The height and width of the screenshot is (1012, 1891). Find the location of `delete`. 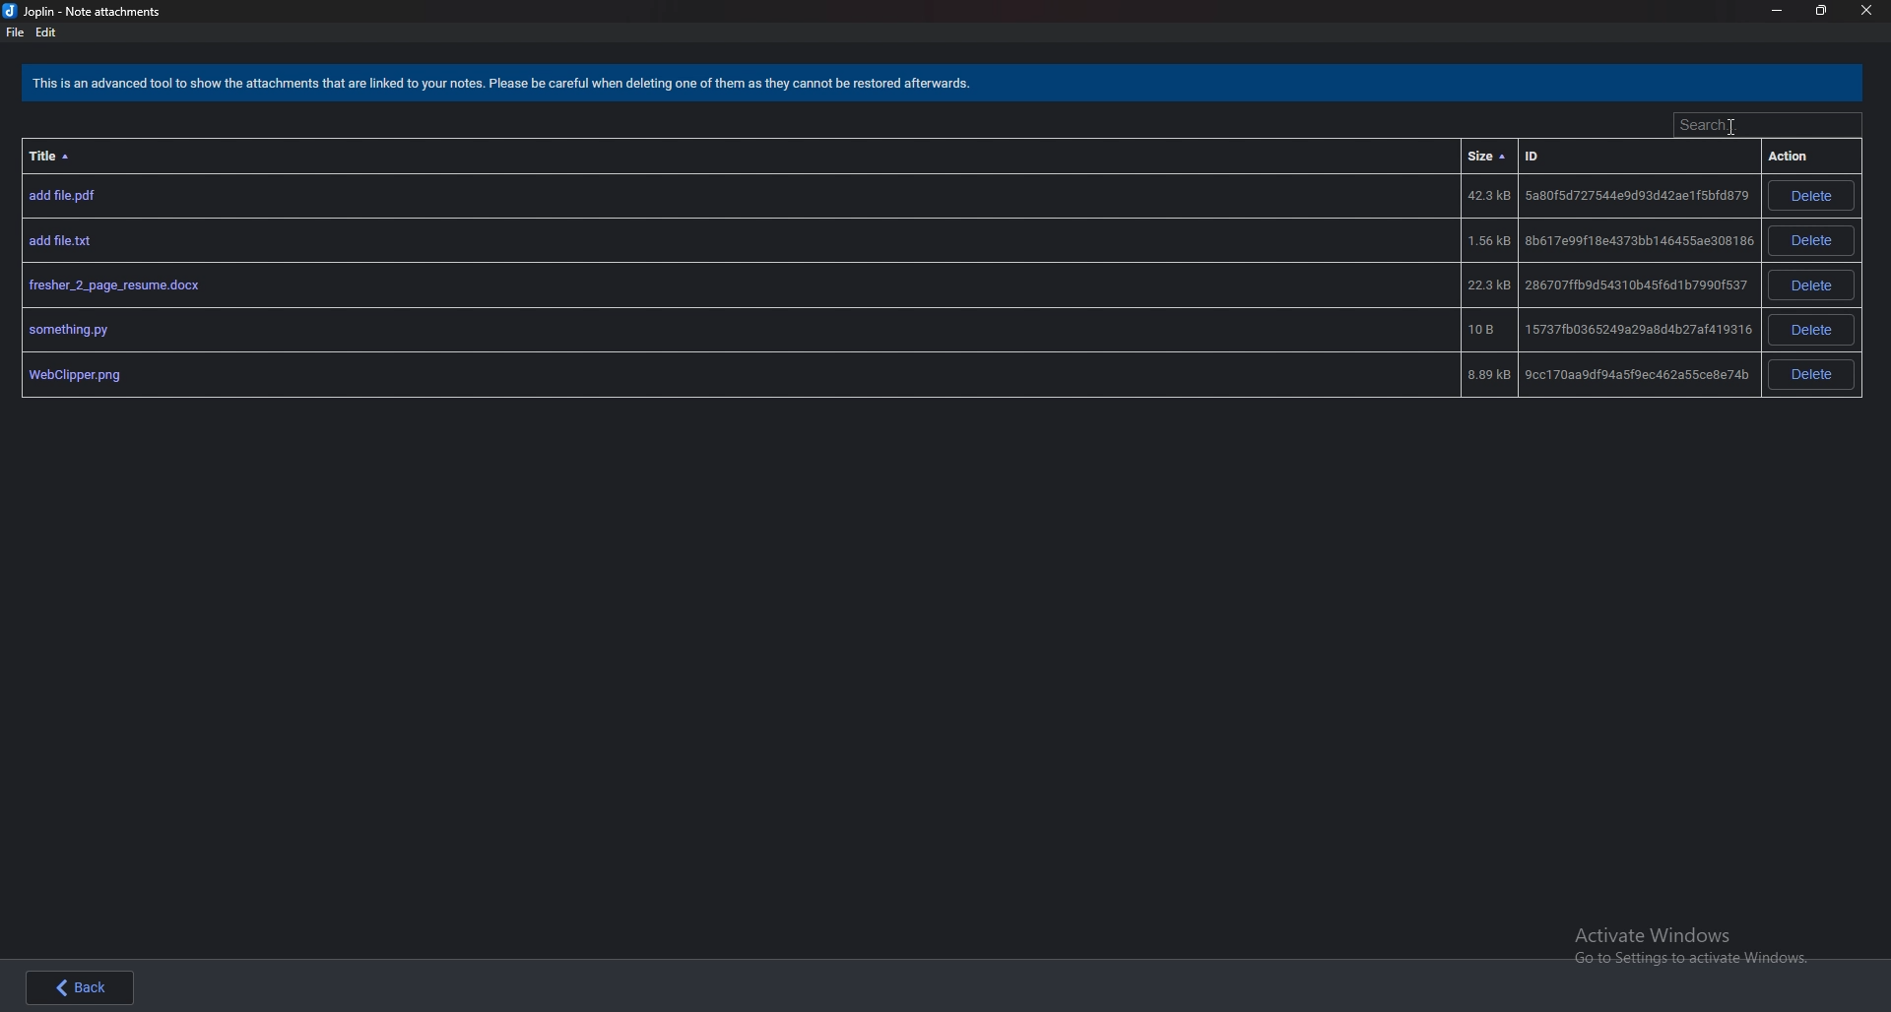

delete is located at coordinates (1813, 330).